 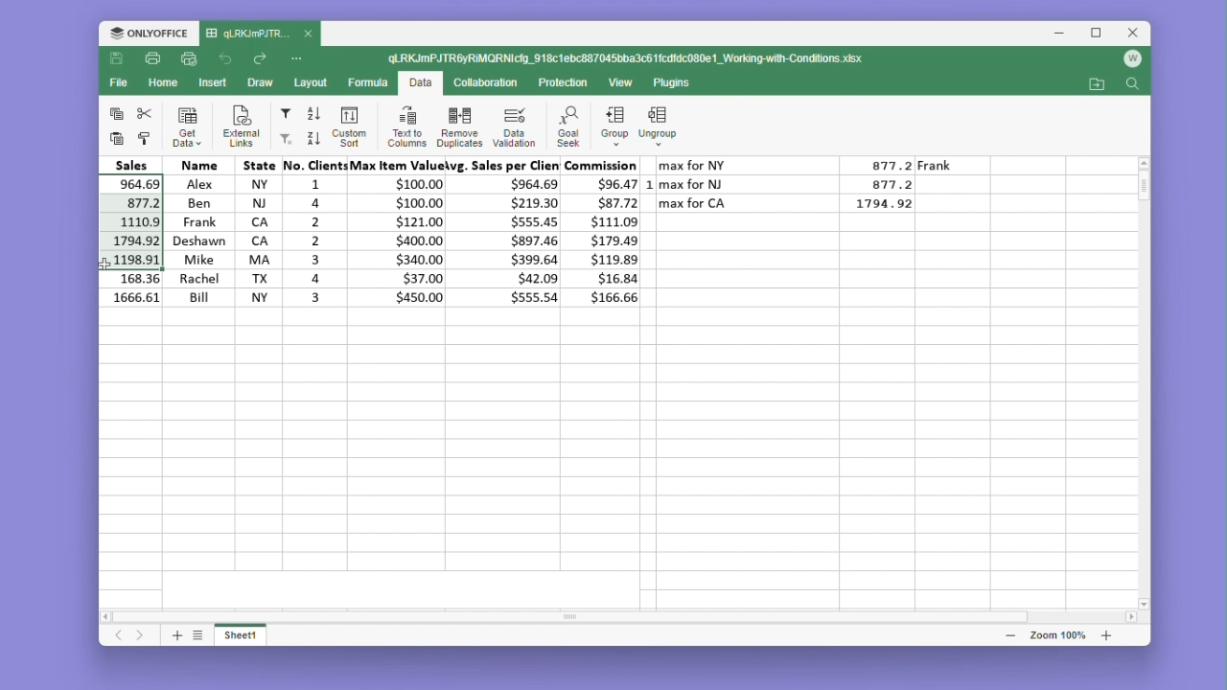 What do you see at coordinates (260, 59) in the screenshot?
I see `Go forward` at bounding box center [260, 59].